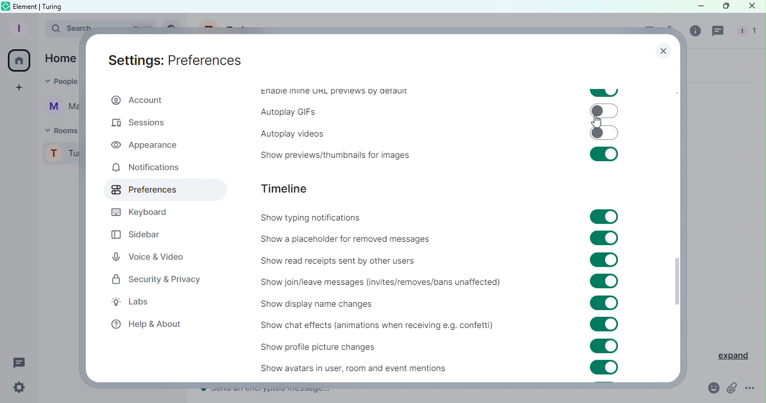  I want to click on Room info, so click(696, 34).